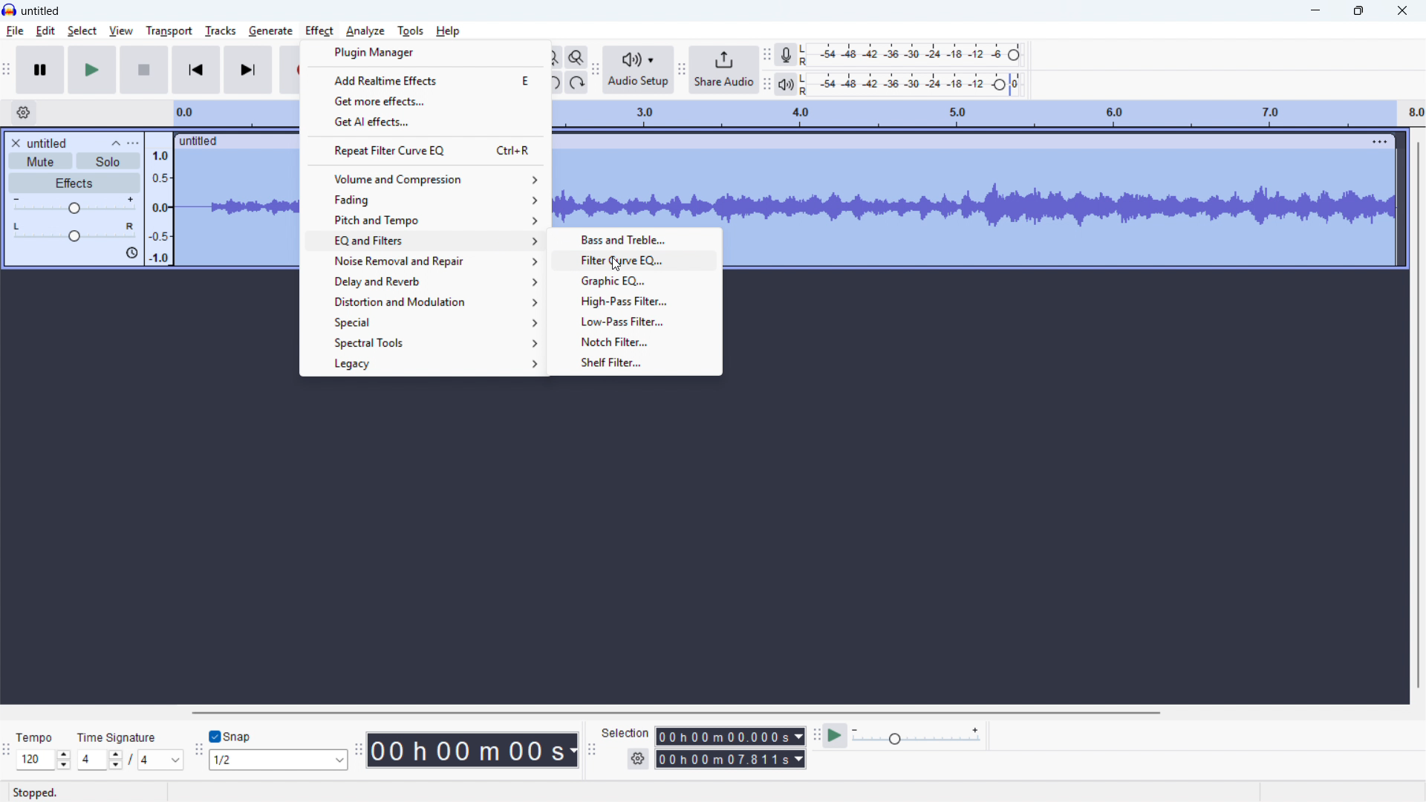 The height and width of the screenshot is (802, 1426). Describe the element at coordinates (592, 752) in the screenshot. I see `Selection toolbar ` at that location.